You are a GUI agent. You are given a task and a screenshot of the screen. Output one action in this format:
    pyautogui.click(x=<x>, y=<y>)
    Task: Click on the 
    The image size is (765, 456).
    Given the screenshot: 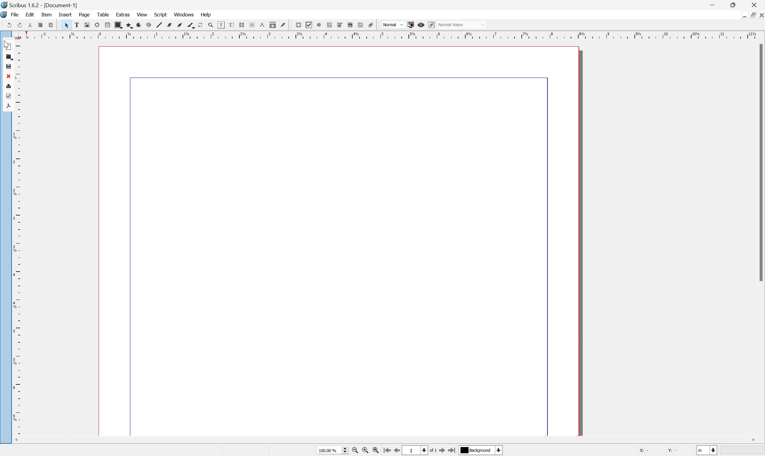 What is the action you would take?
    pyautogui.click(x=393, y=25)
    